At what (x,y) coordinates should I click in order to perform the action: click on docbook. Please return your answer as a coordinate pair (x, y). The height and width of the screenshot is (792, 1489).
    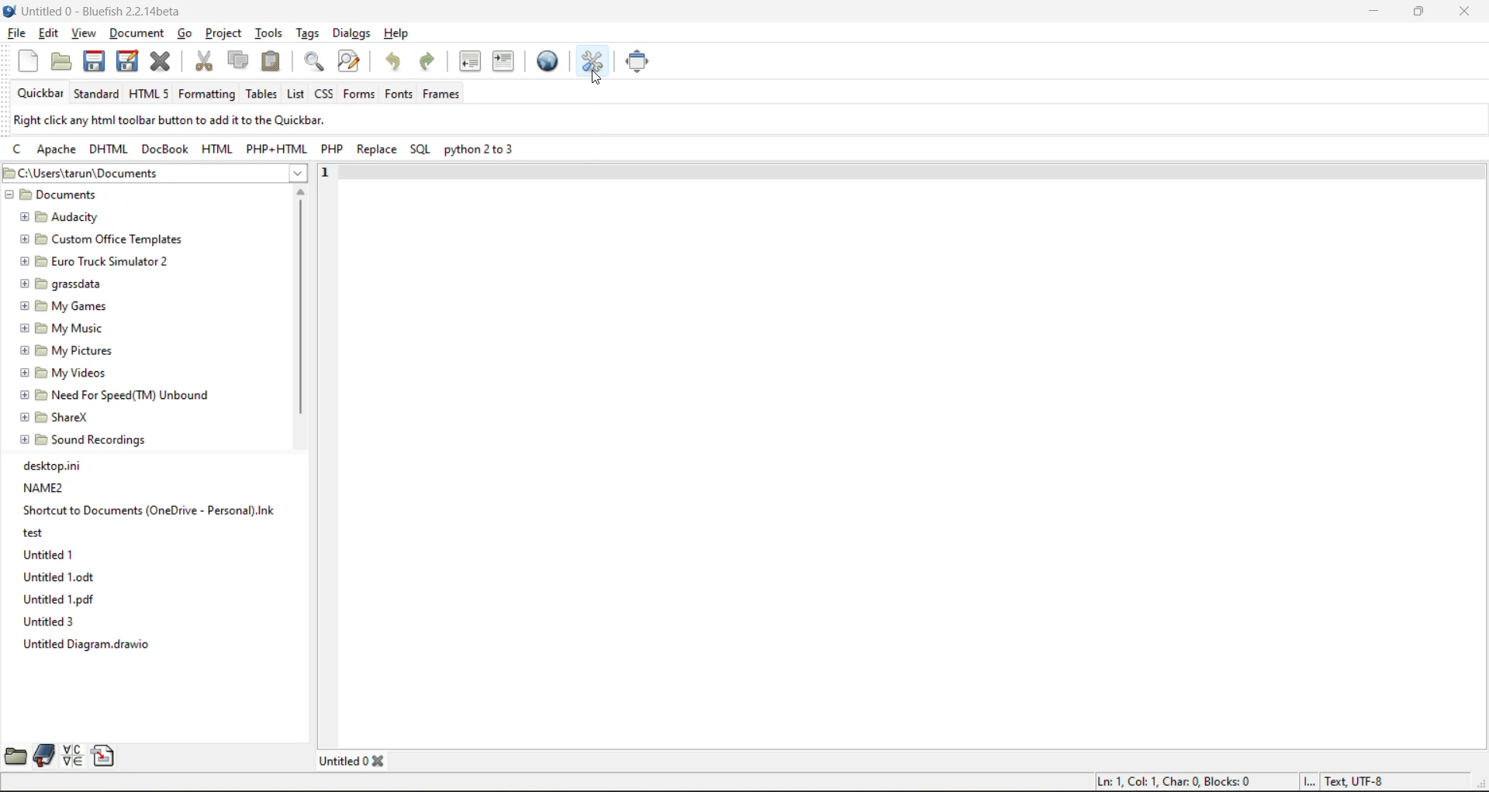
    Looking at the image, I should click on (164, 150).